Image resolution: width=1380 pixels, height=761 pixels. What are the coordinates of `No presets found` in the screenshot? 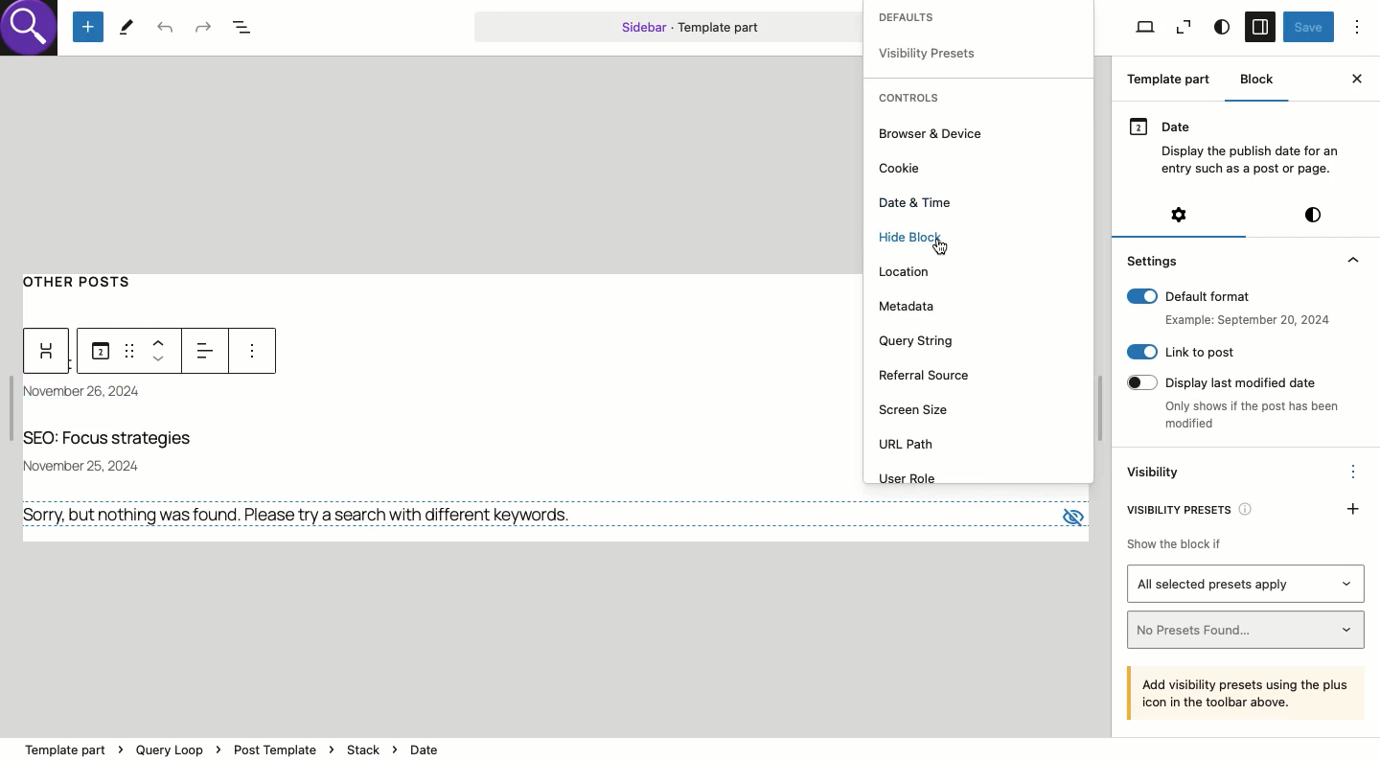 It's located at (1248, 630).